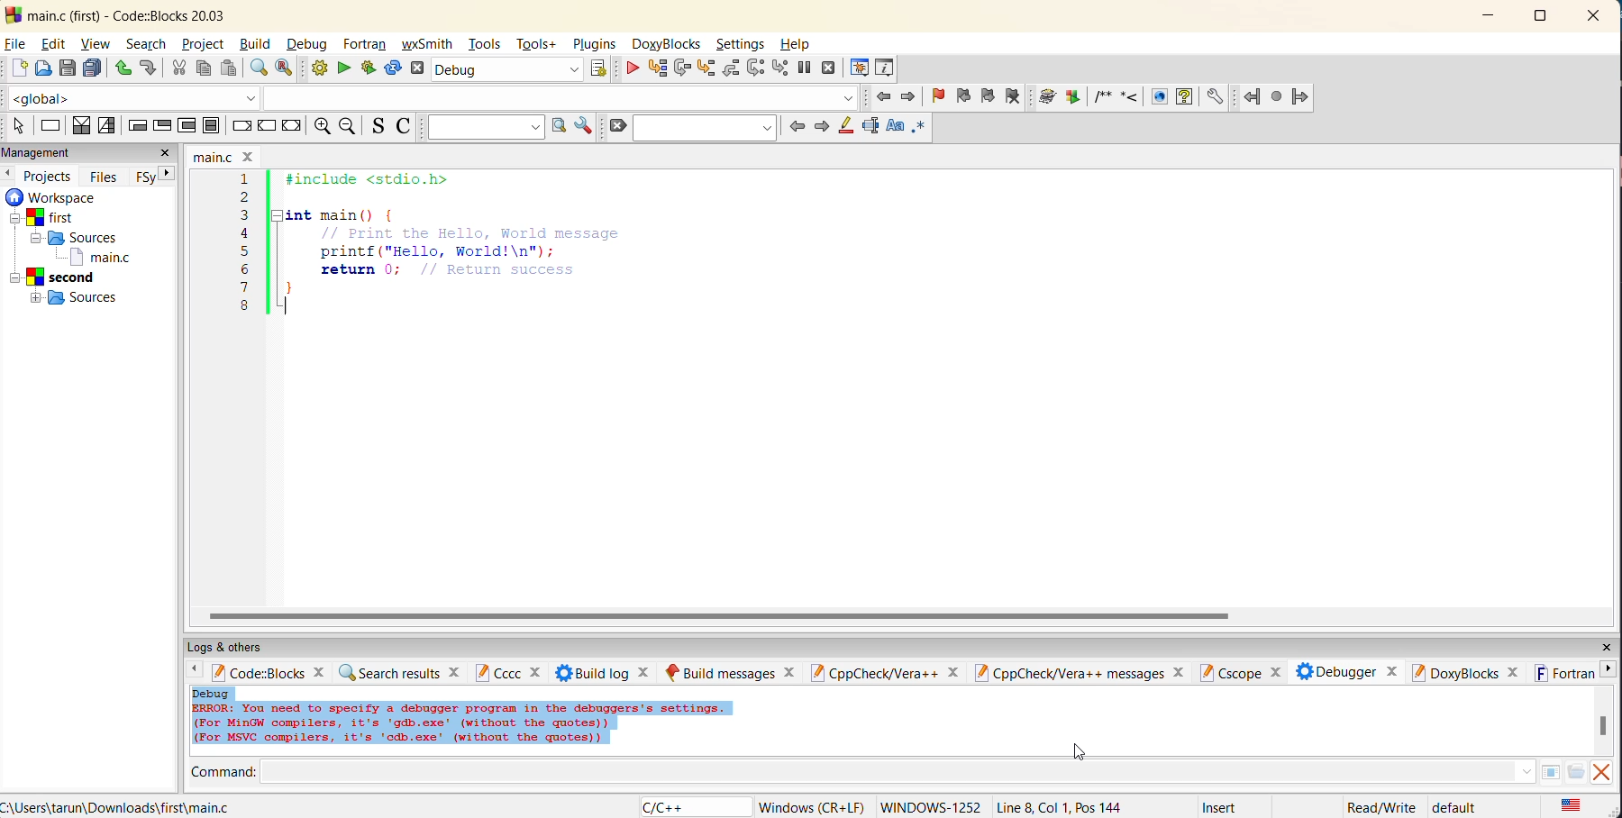  What do you see at coordinates (1490, 18) in the screenshot?
I see `minimize` at bounding box center [1490, 18].